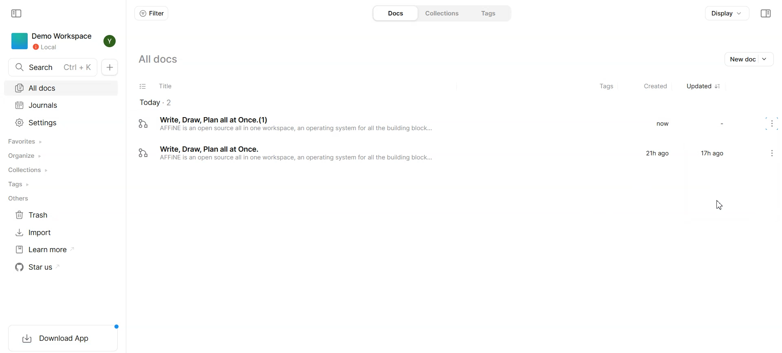 The width and height of the screenshot is (782, 353). I want to click on Search docs, so click(52, 67).